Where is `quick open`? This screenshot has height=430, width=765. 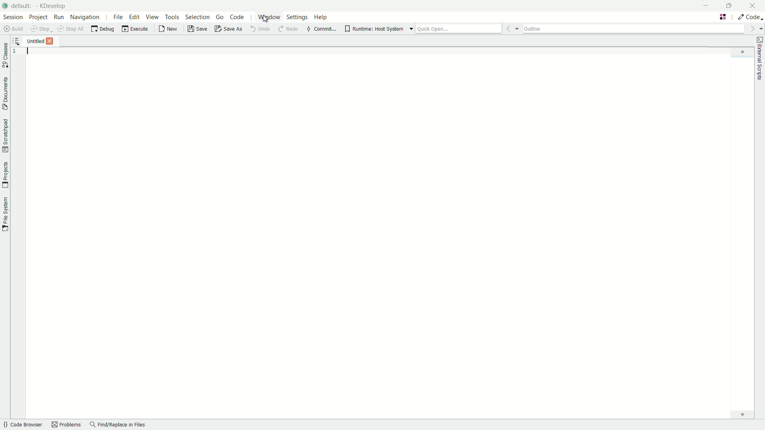
quick open is located at coordinates (468, 29).